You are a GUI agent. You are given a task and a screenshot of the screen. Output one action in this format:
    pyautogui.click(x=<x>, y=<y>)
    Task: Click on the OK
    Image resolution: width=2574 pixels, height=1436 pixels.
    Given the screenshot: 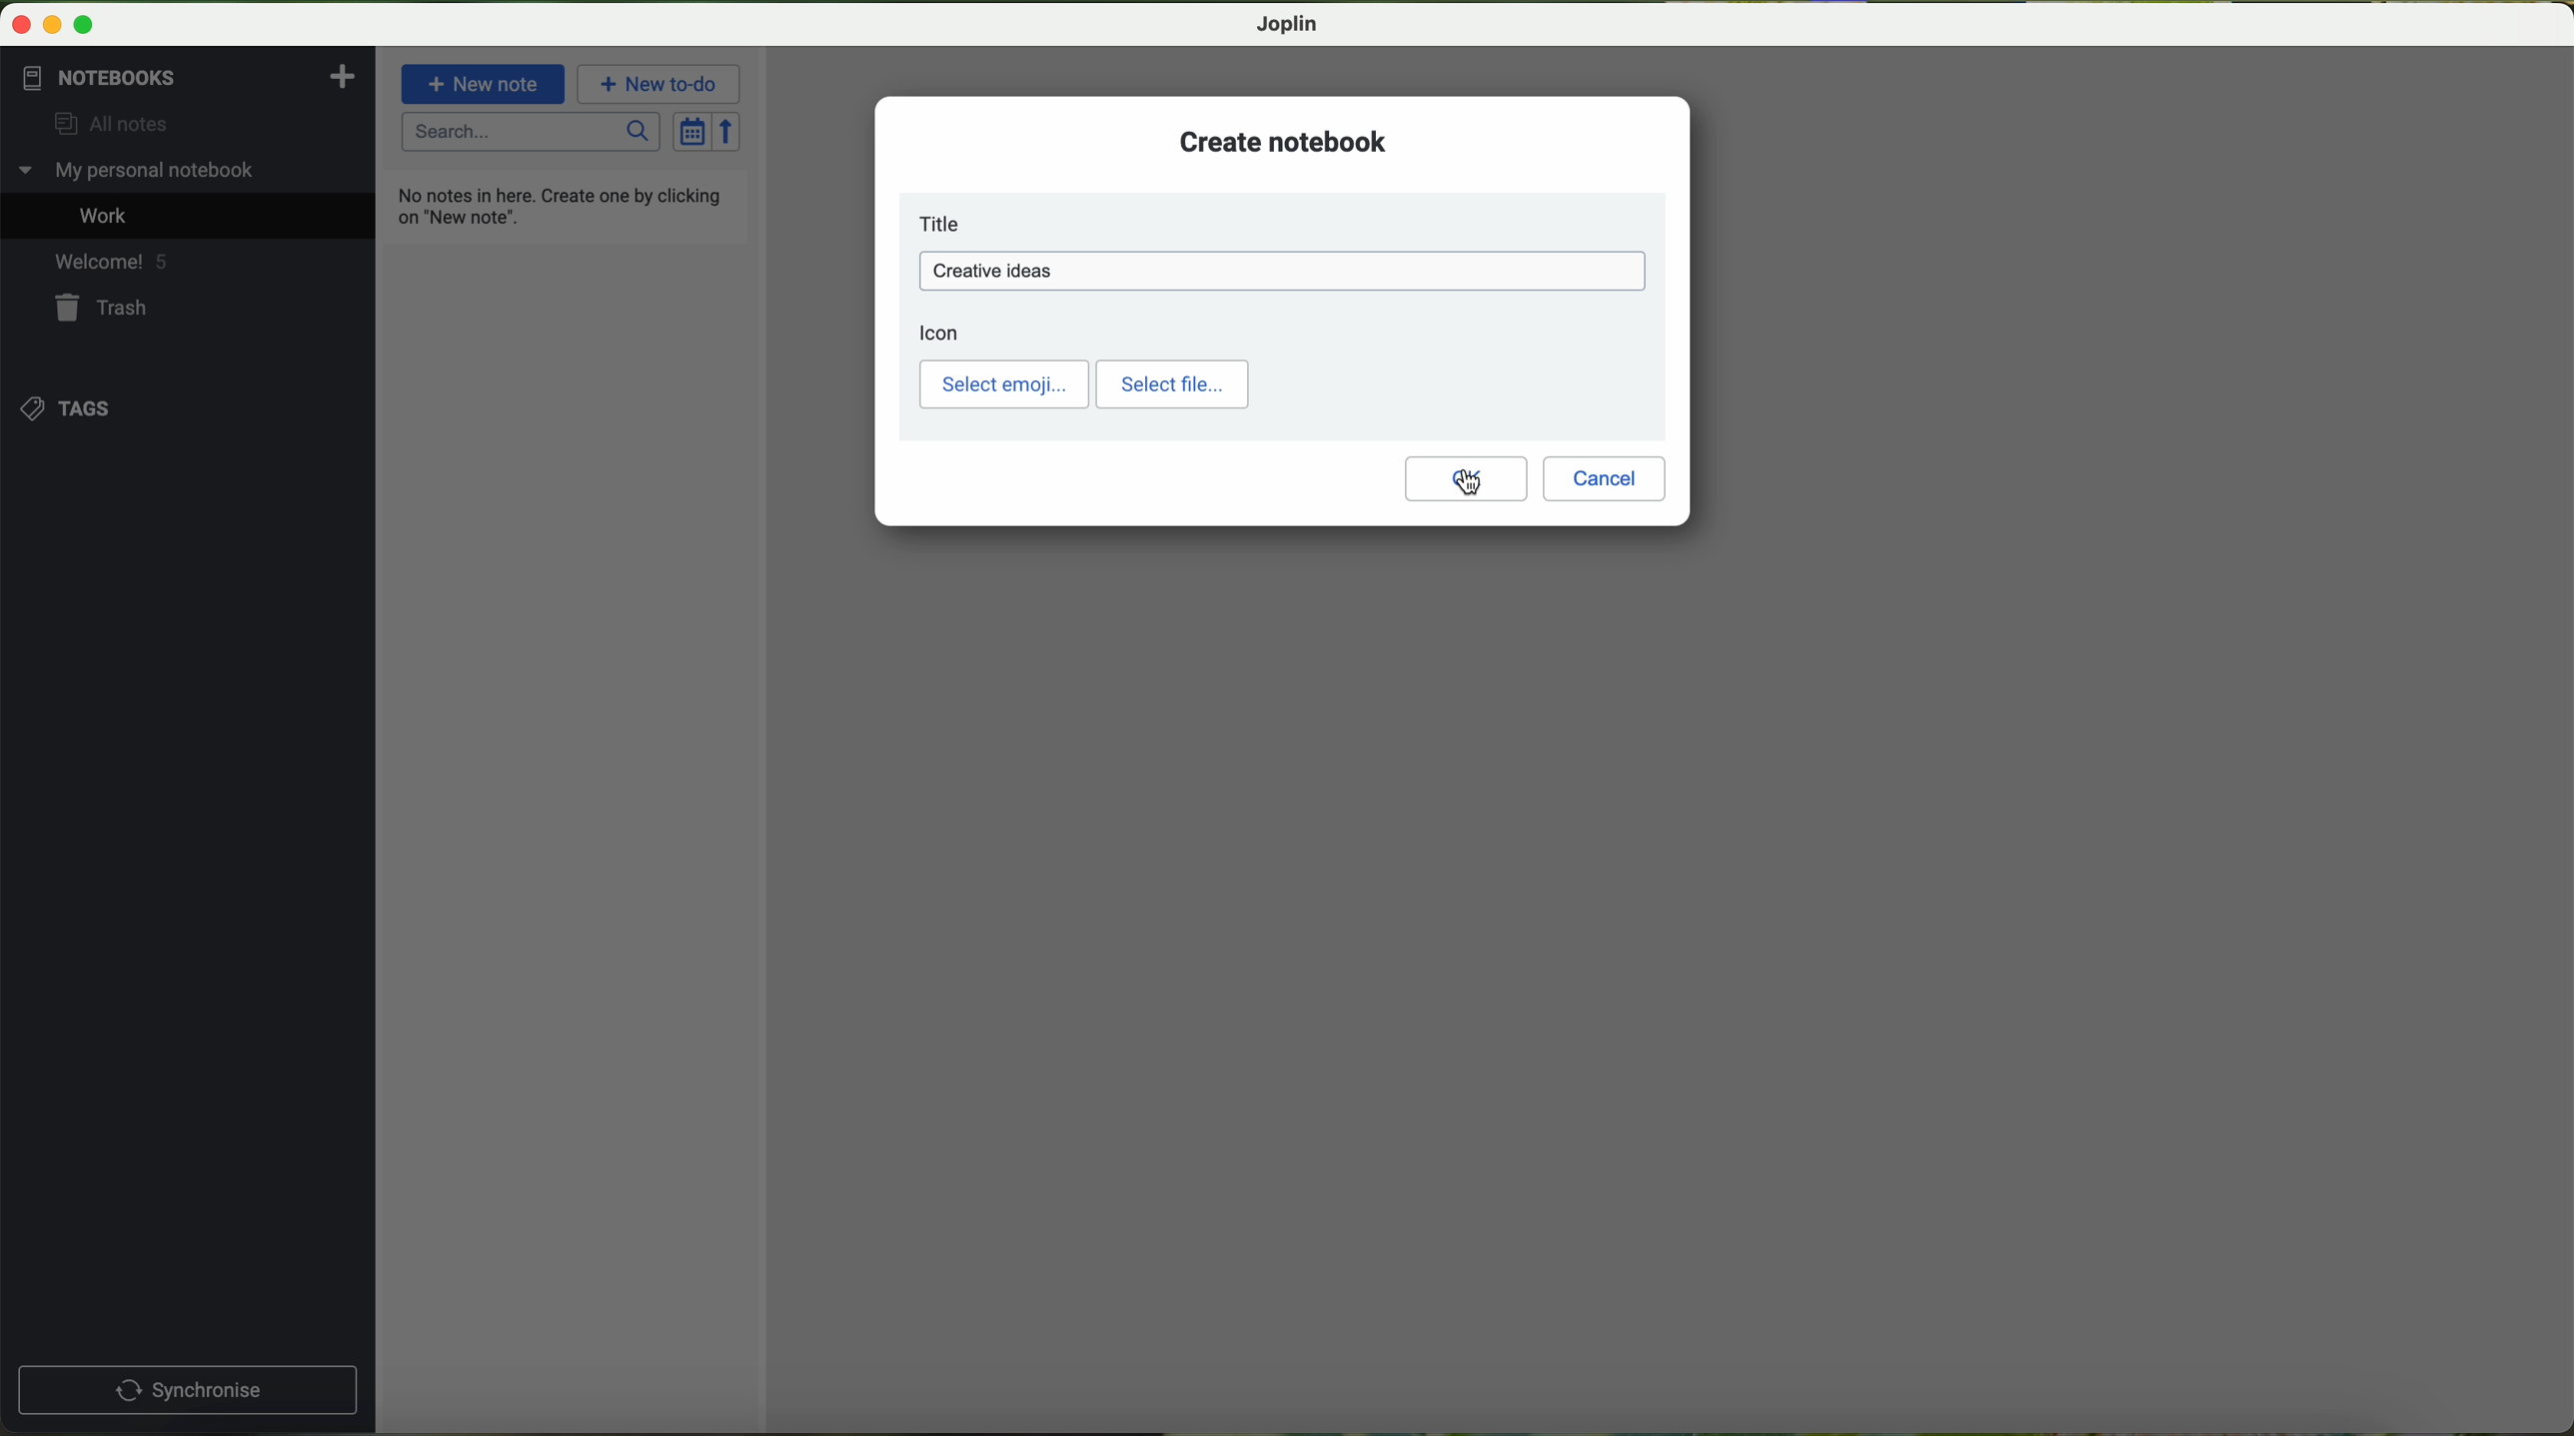 What is the action you would take?
    pyautogui.click(x=1466, y=478)
    